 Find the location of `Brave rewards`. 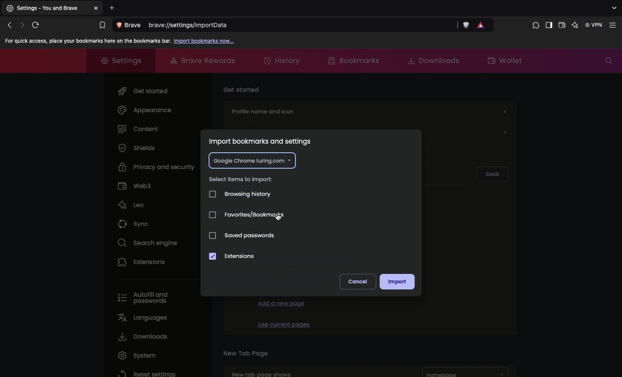

Brave rewards is located at coordinates (204, 60).